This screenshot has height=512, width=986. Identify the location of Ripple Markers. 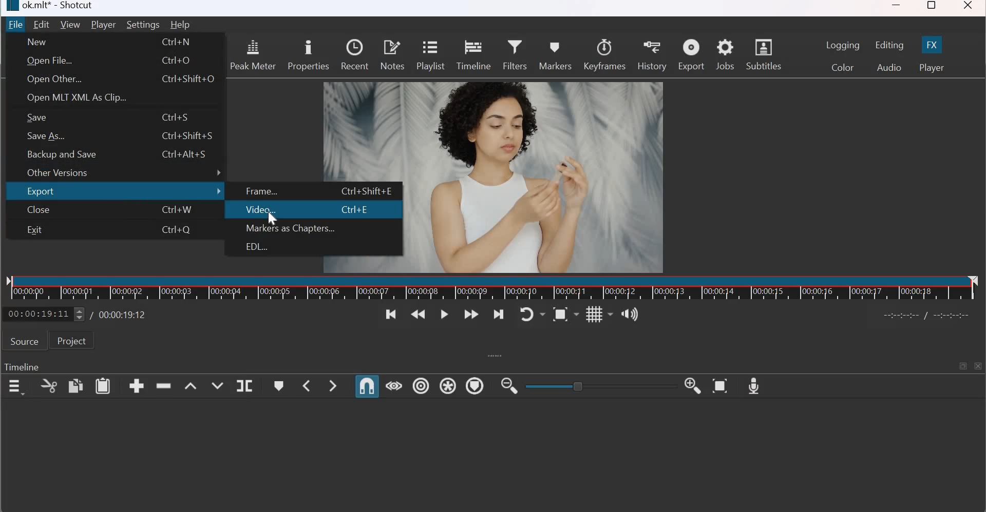
(475, 388).